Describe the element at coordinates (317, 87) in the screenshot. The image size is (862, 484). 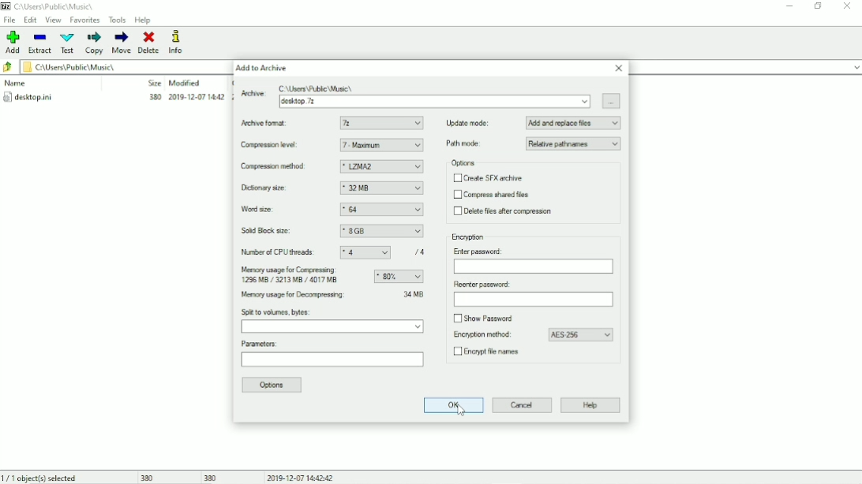
I see `C:\Users Public \Music\` at that location.